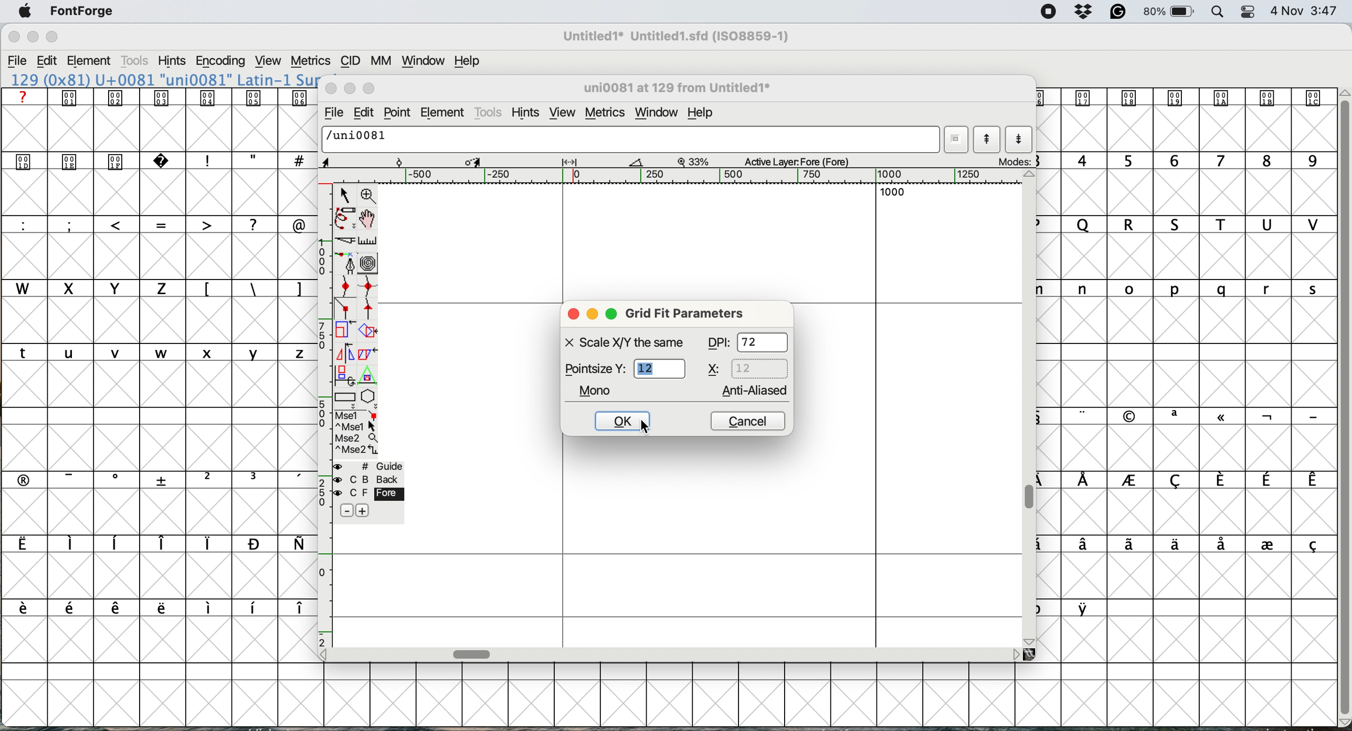  I want to click on stars and polygons, so click(370, 399).